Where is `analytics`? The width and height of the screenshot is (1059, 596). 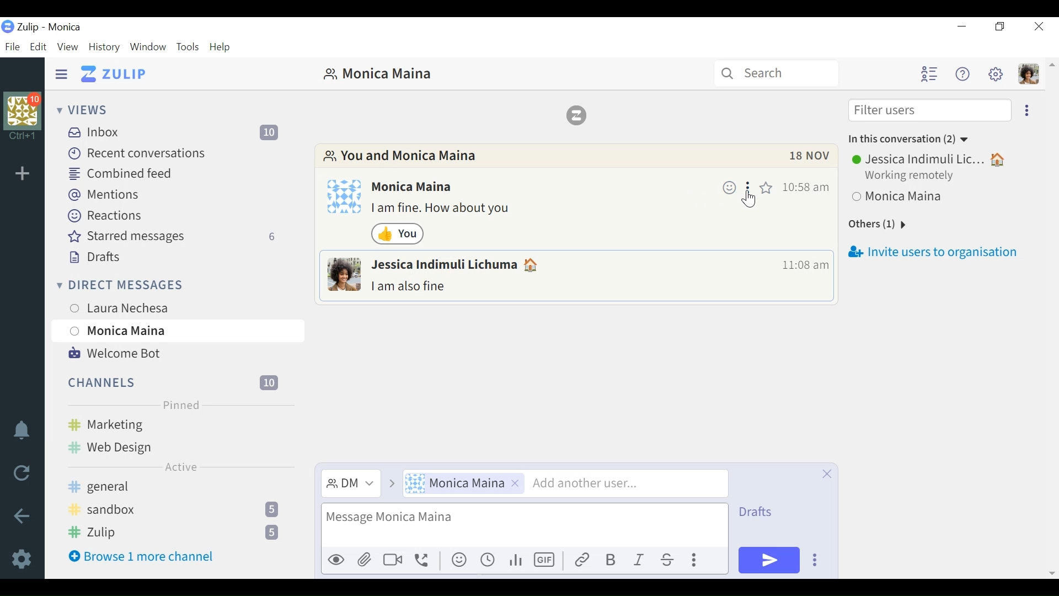
analytics is located at coordinates (516, 561).